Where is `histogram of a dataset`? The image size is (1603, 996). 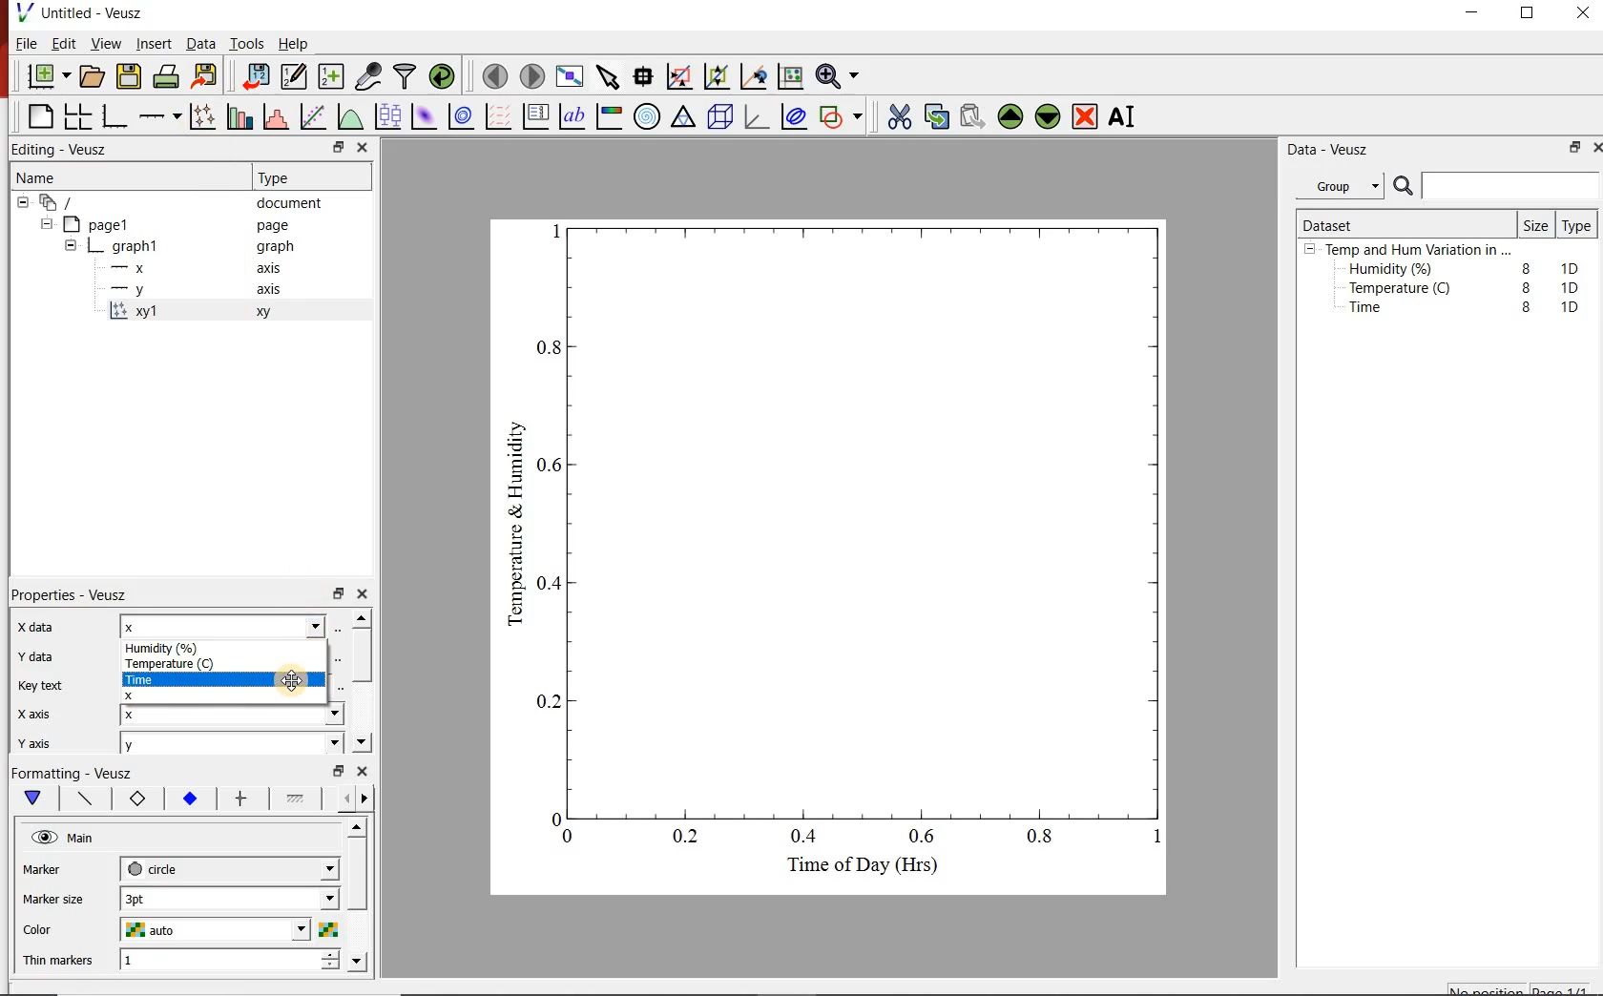 histogram of a dataset is located at coordinates (279, 116).